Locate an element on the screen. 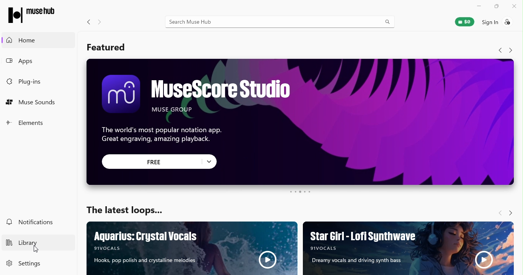 Image resolution: width=523 pixels, height=275 pixels. Muse Hub Logo is located at coordinates (33, 13).